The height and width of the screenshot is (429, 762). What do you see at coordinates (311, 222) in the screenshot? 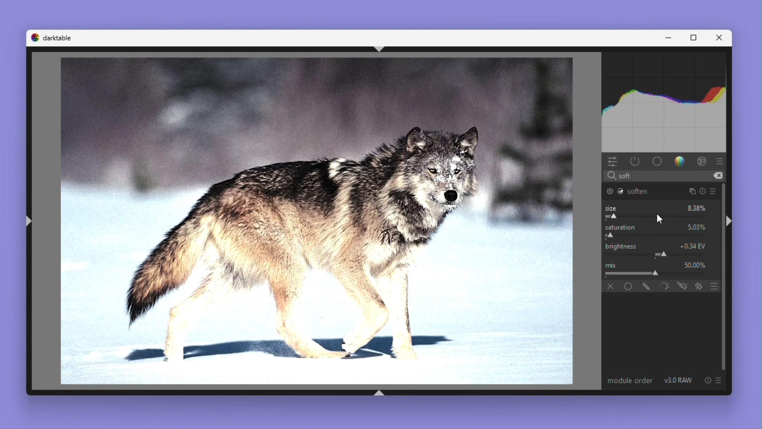
I see `Image` at bounding box center [311, 222].